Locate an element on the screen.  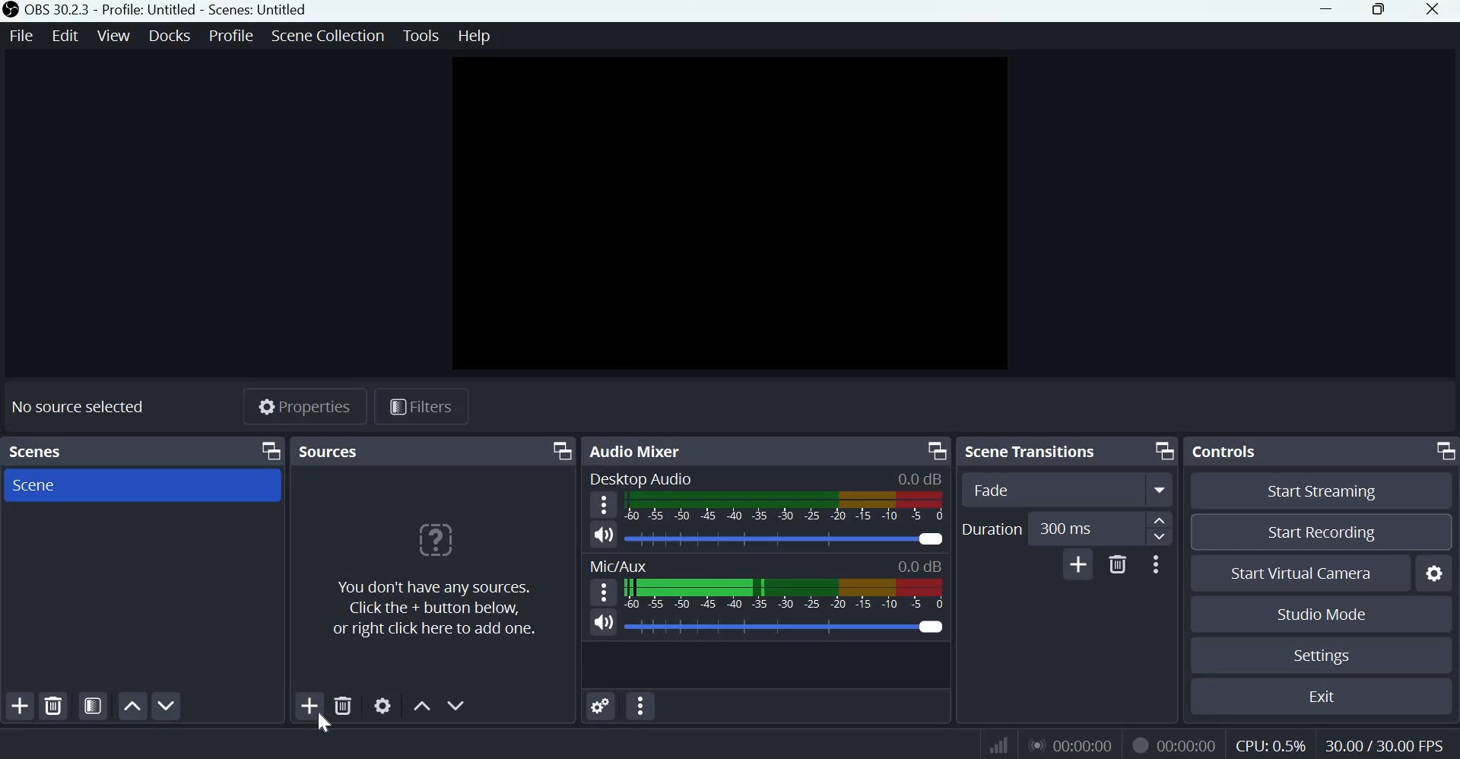
Windows size toggle is located at coordinates (1379, 11).